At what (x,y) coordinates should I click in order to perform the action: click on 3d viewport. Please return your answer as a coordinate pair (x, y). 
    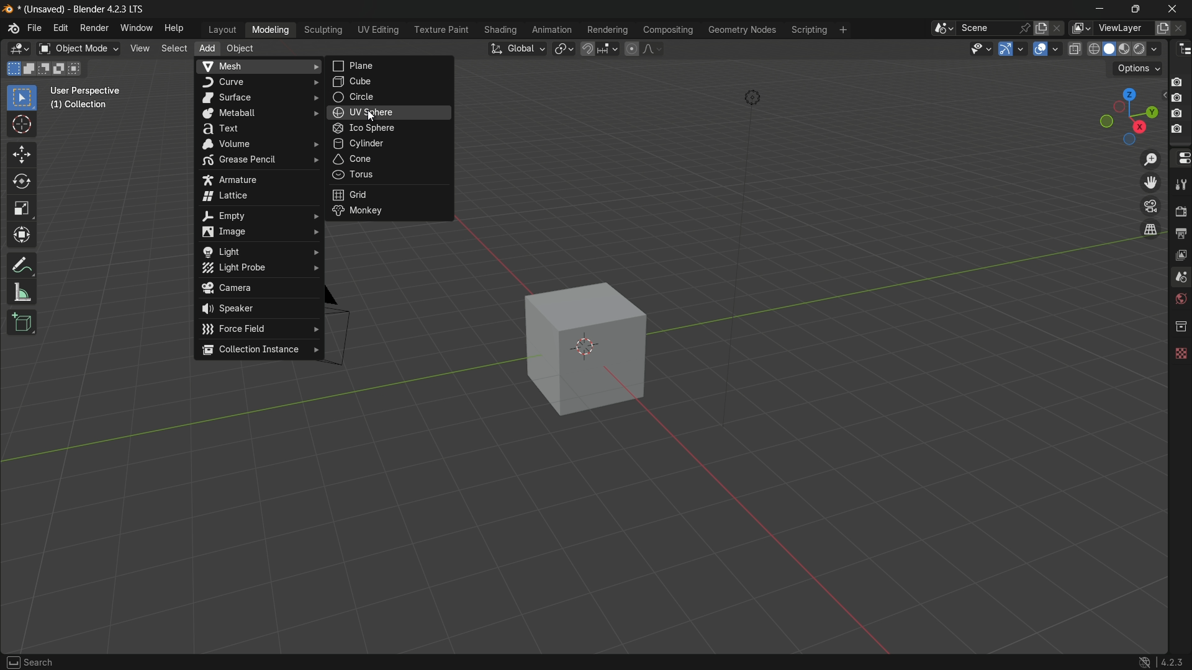
    Looking at the image, I should click on (17, 49).